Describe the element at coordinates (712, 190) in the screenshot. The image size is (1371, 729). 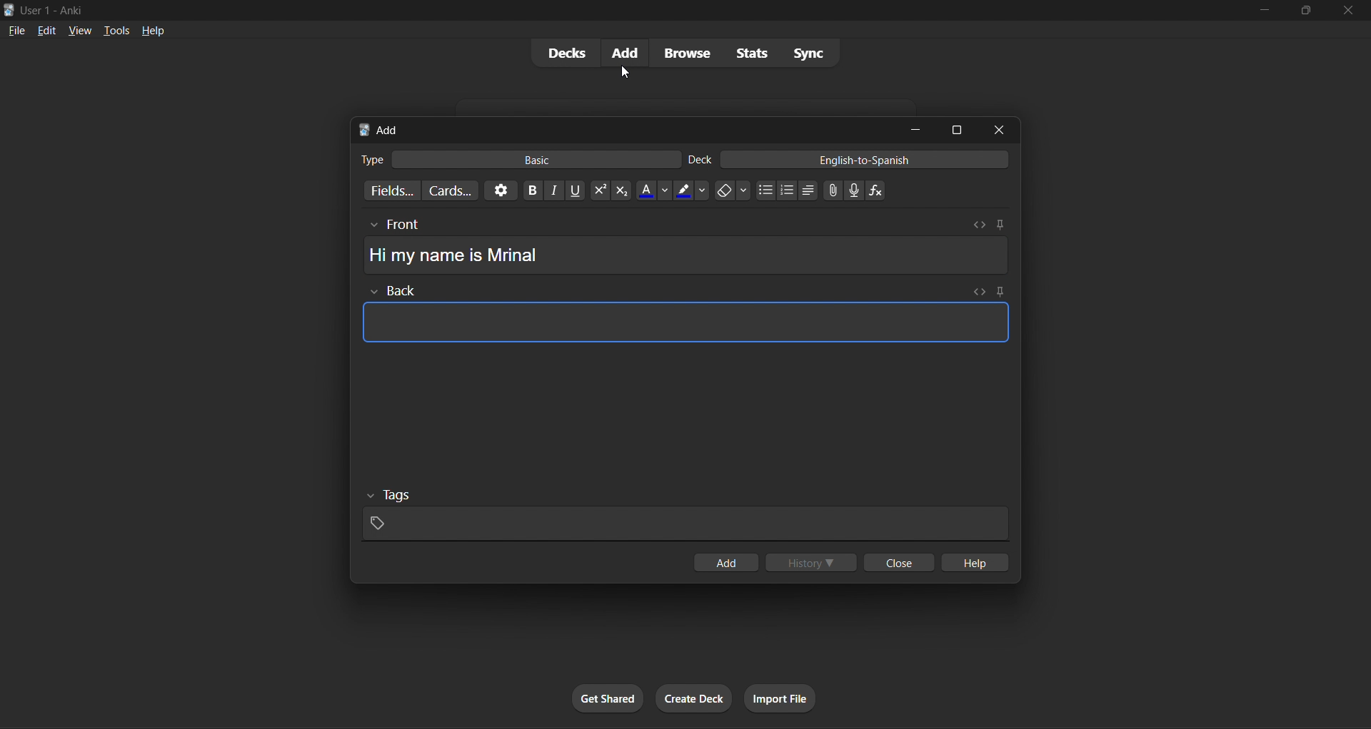
I see `text styling` at that location.